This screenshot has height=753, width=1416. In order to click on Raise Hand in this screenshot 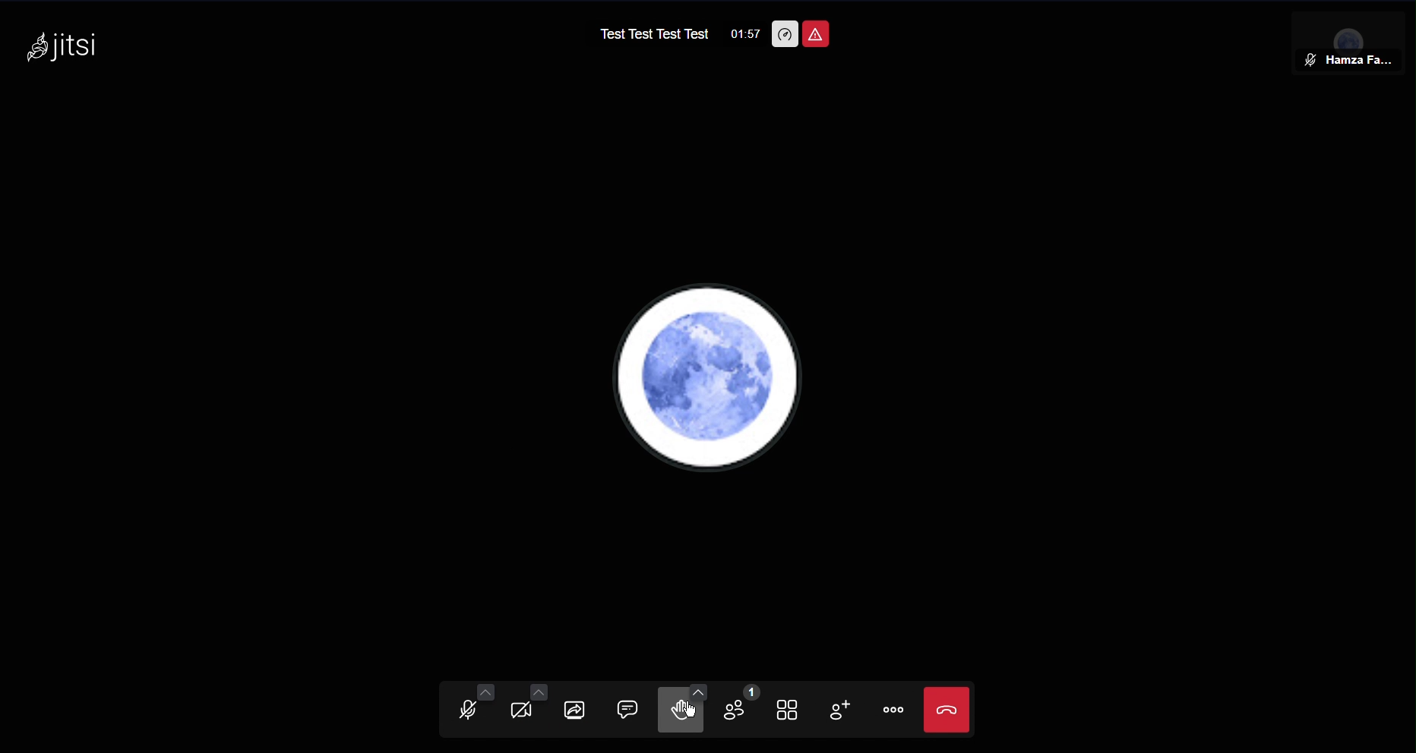, I will do `click(683, 707)`.